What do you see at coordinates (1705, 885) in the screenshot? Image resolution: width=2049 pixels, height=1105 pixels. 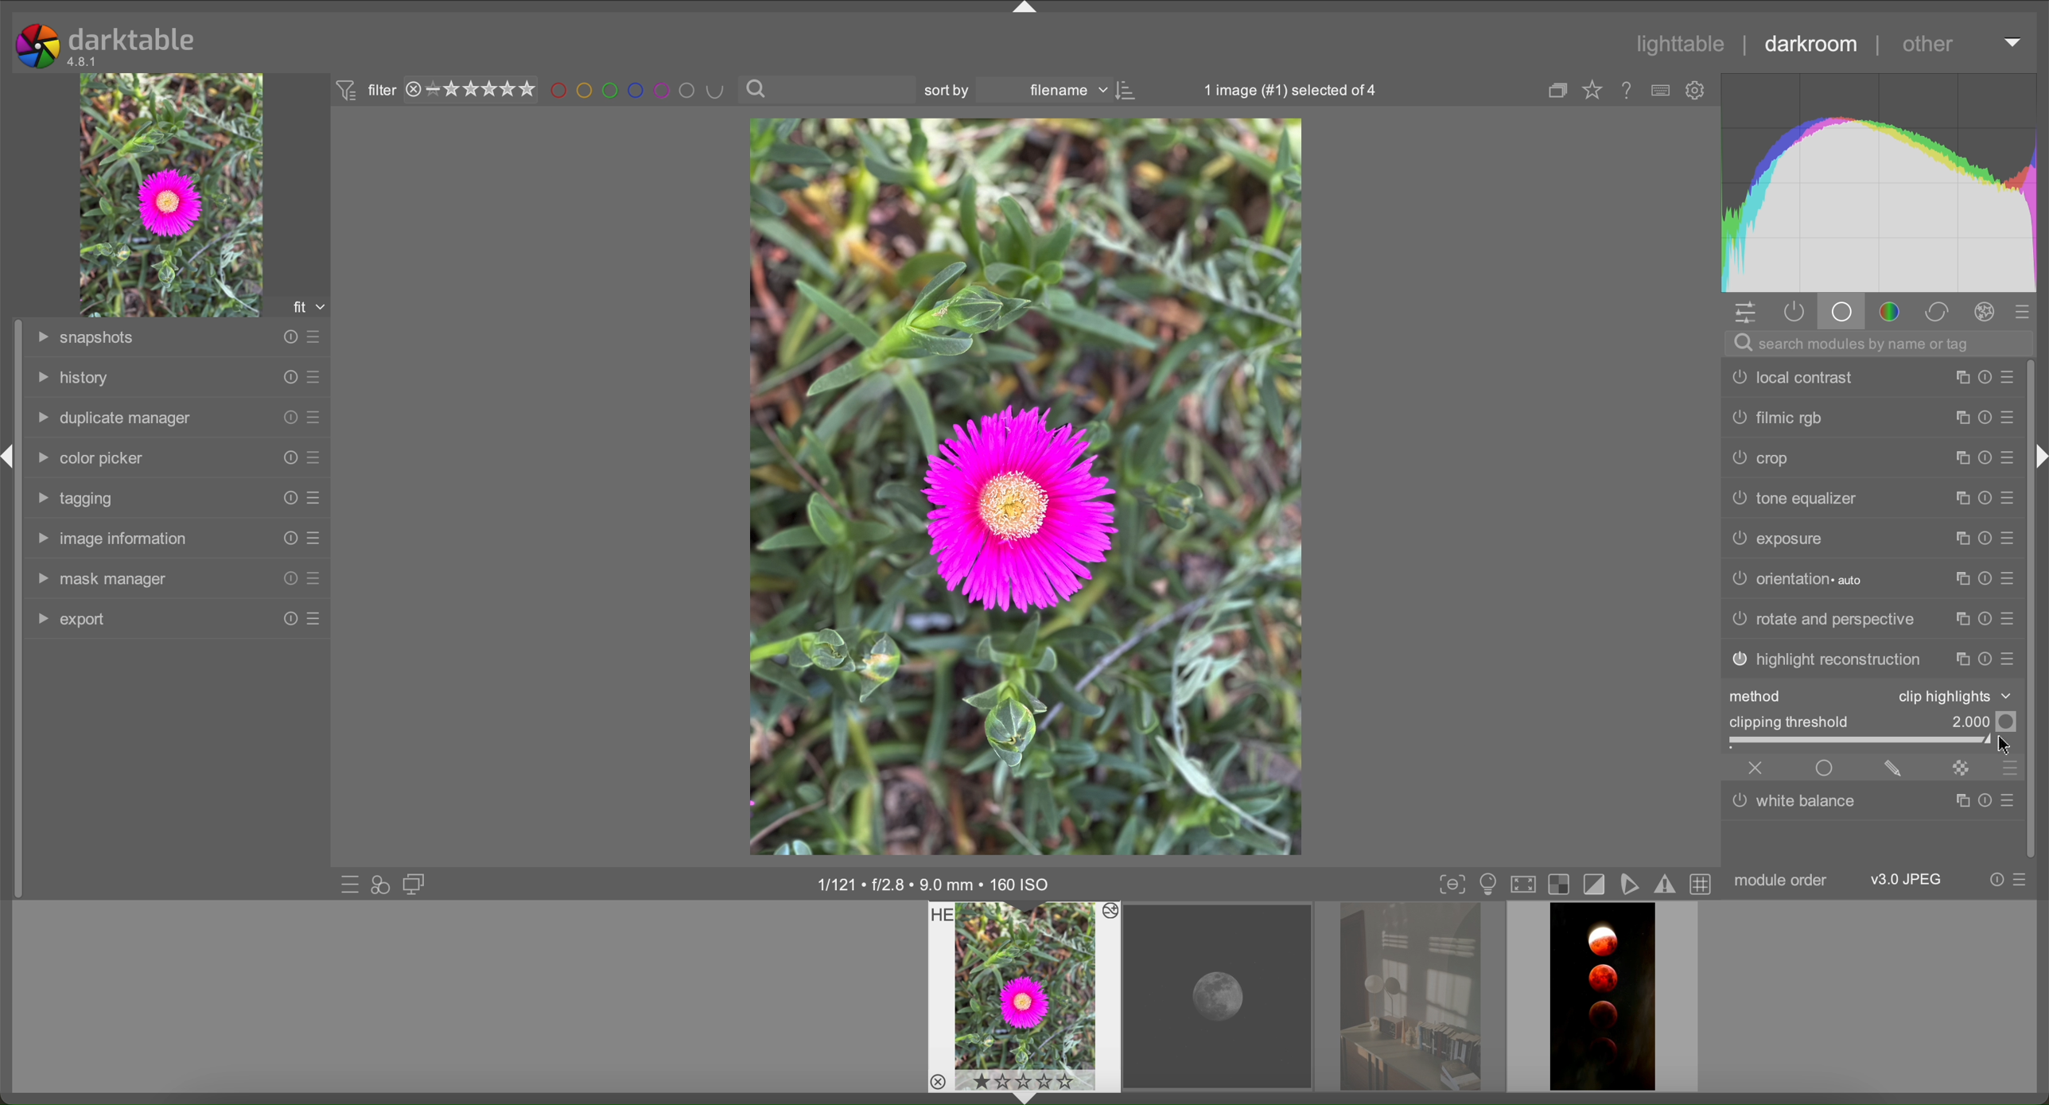 I see `toggle guidelines` at bounding box center [1705, 885].